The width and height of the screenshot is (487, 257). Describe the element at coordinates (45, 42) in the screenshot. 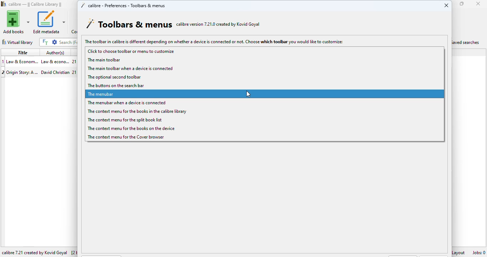

I see `full text search` at that location.